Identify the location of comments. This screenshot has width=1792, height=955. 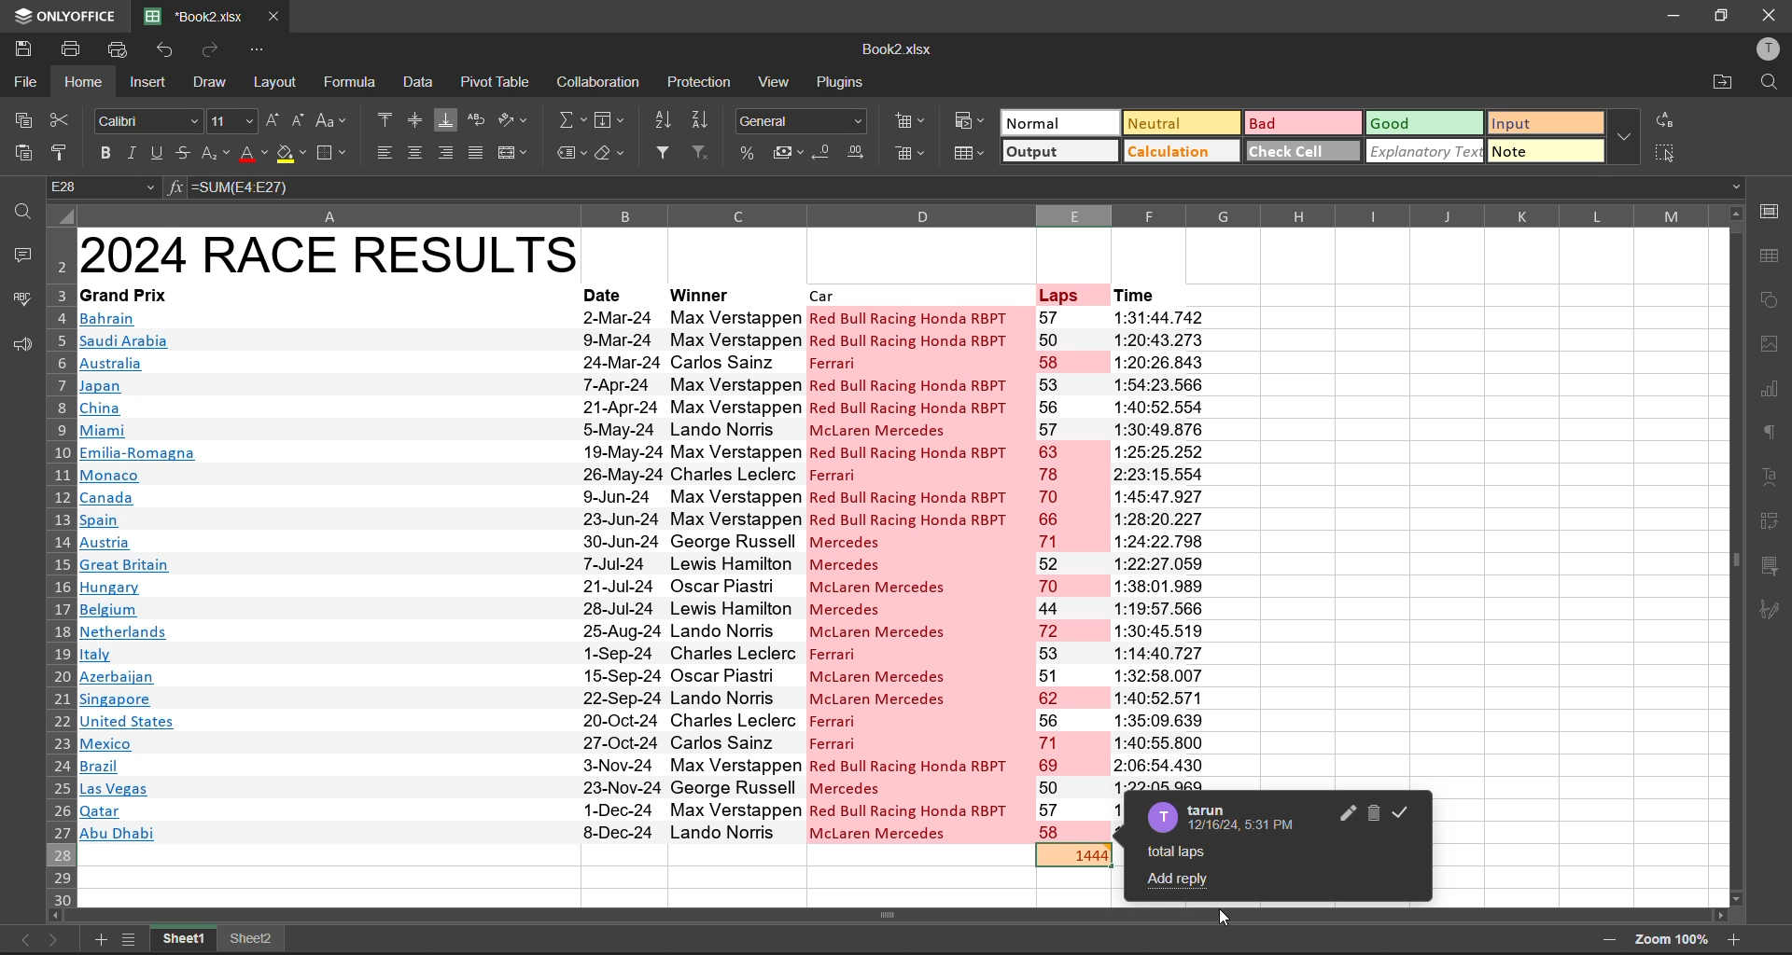
(21, 256).